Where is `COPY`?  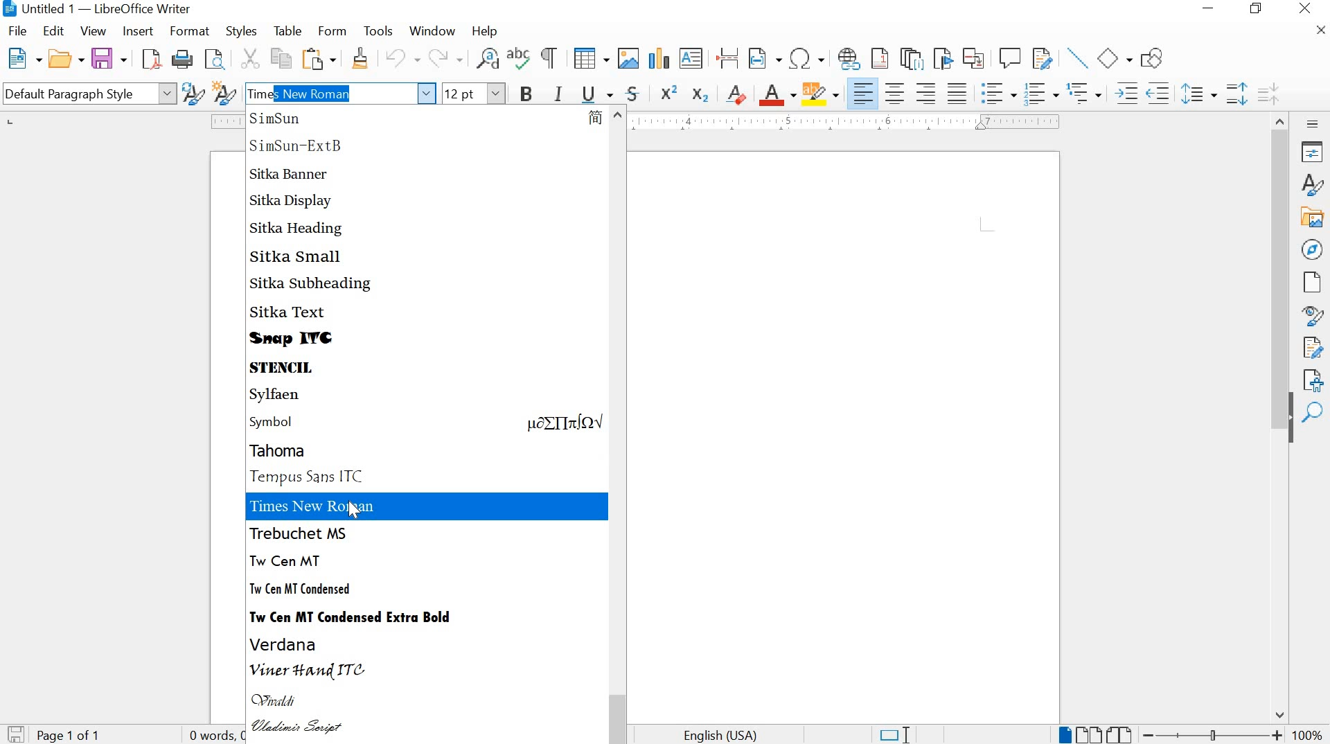
COPY is located at coordinates (282, 58).